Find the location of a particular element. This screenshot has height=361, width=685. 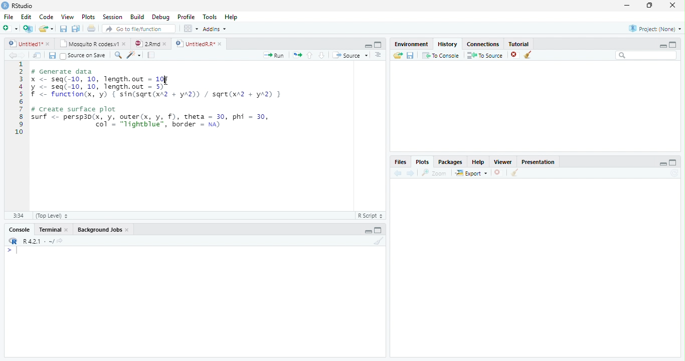

Show document outline is located at coordinates (378, 54).